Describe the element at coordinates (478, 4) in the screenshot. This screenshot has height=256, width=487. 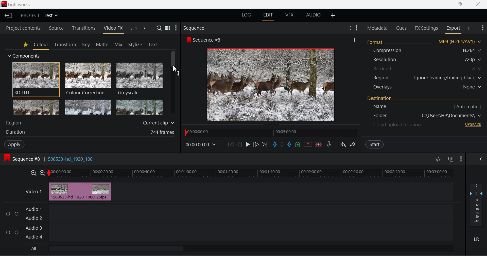
I see `Close` at that location.